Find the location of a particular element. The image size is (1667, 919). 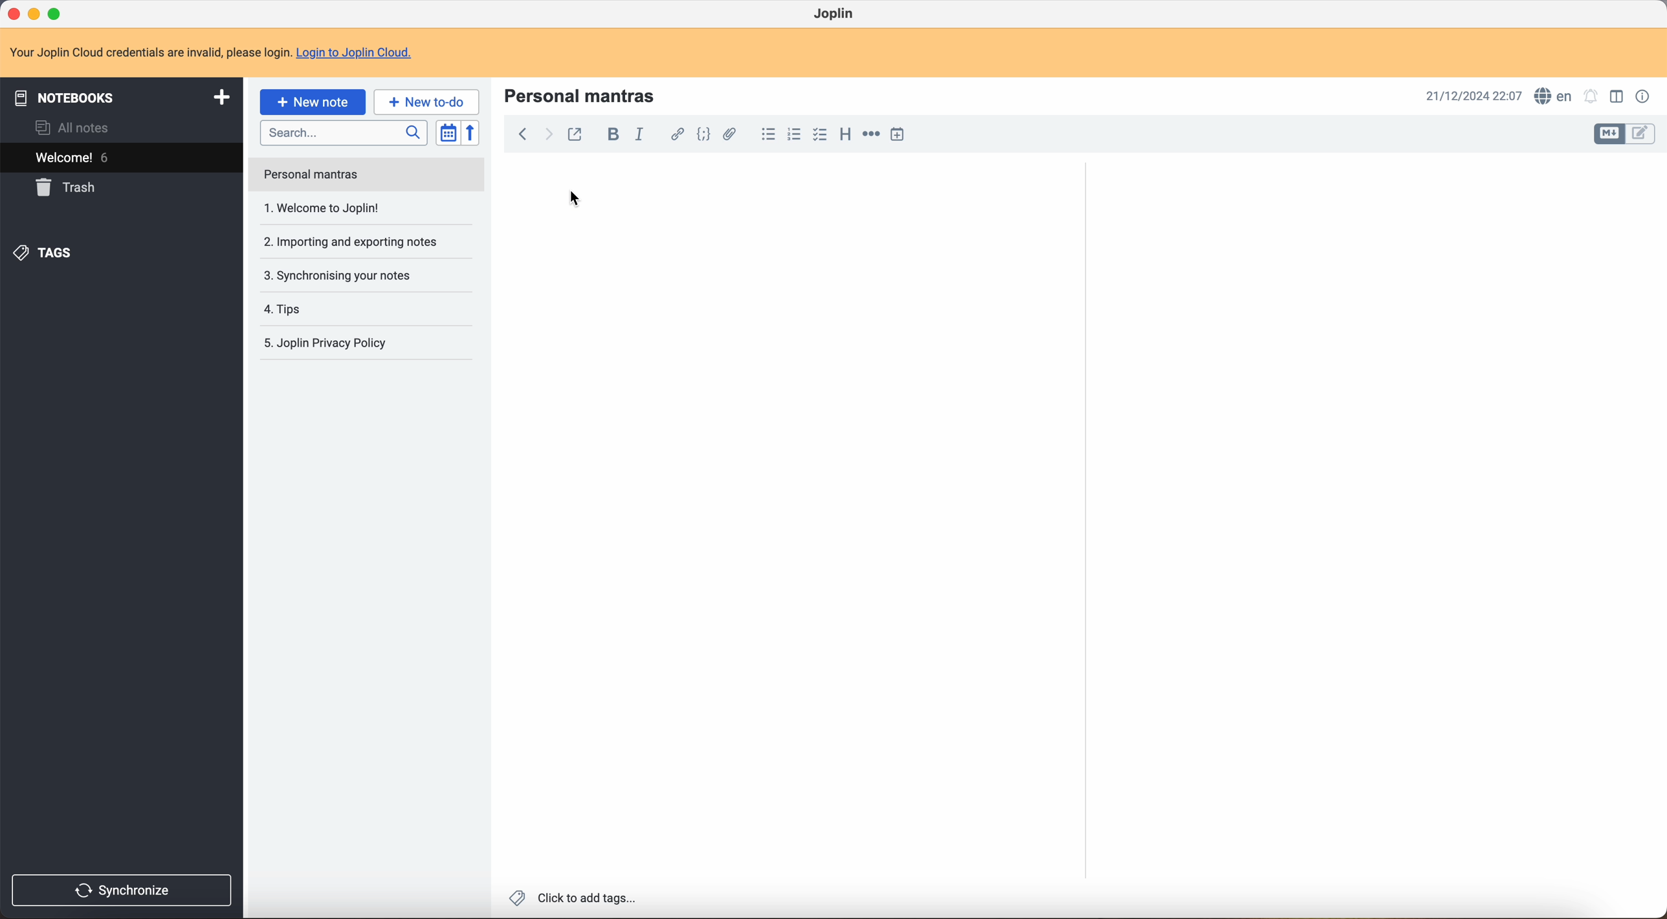

welcome to Joplin is located at coordinates (325, 176).